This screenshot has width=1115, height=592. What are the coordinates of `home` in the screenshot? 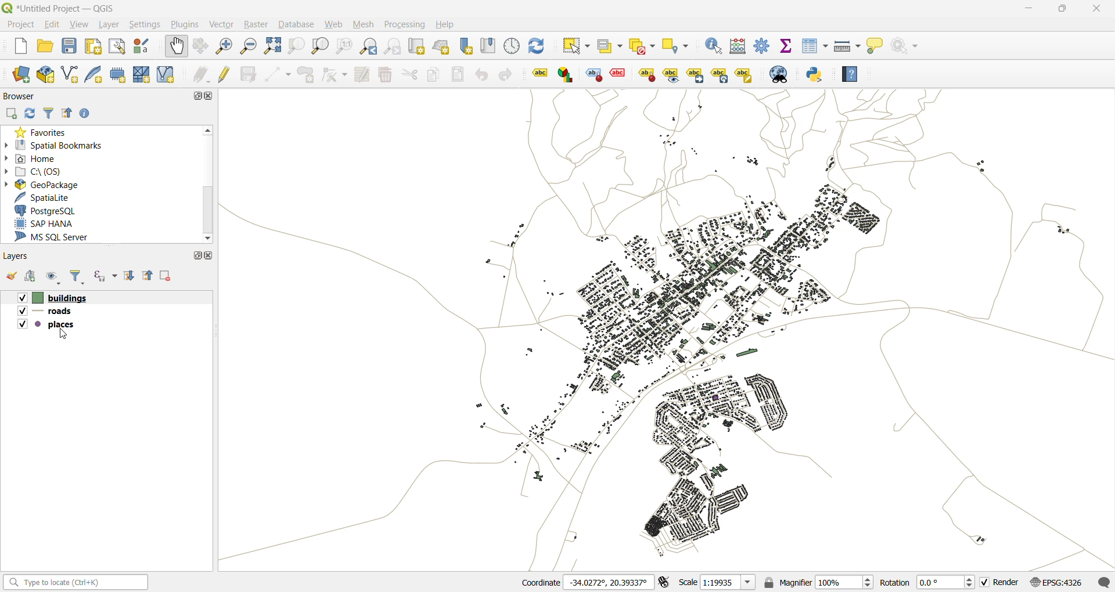 It's located at (38, 157).